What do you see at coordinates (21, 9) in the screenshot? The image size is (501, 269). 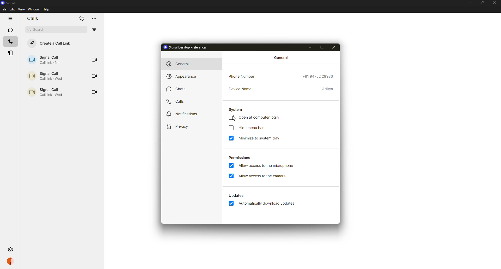 I see `view` at bounding box center [21, 9].